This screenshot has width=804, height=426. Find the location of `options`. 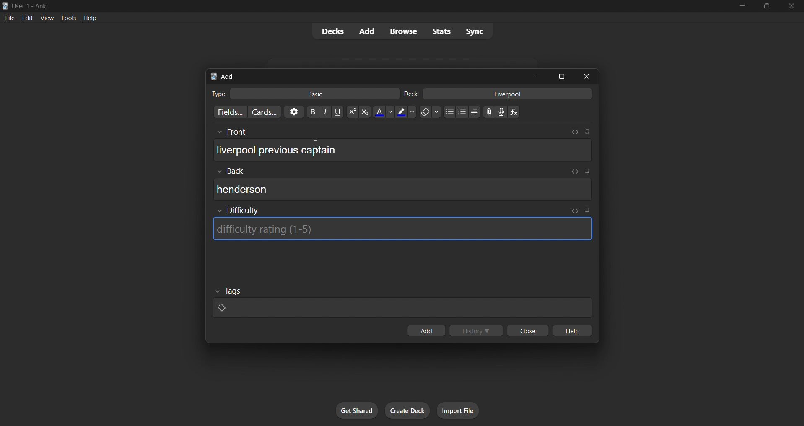

options is located at coordinates (293, 112).